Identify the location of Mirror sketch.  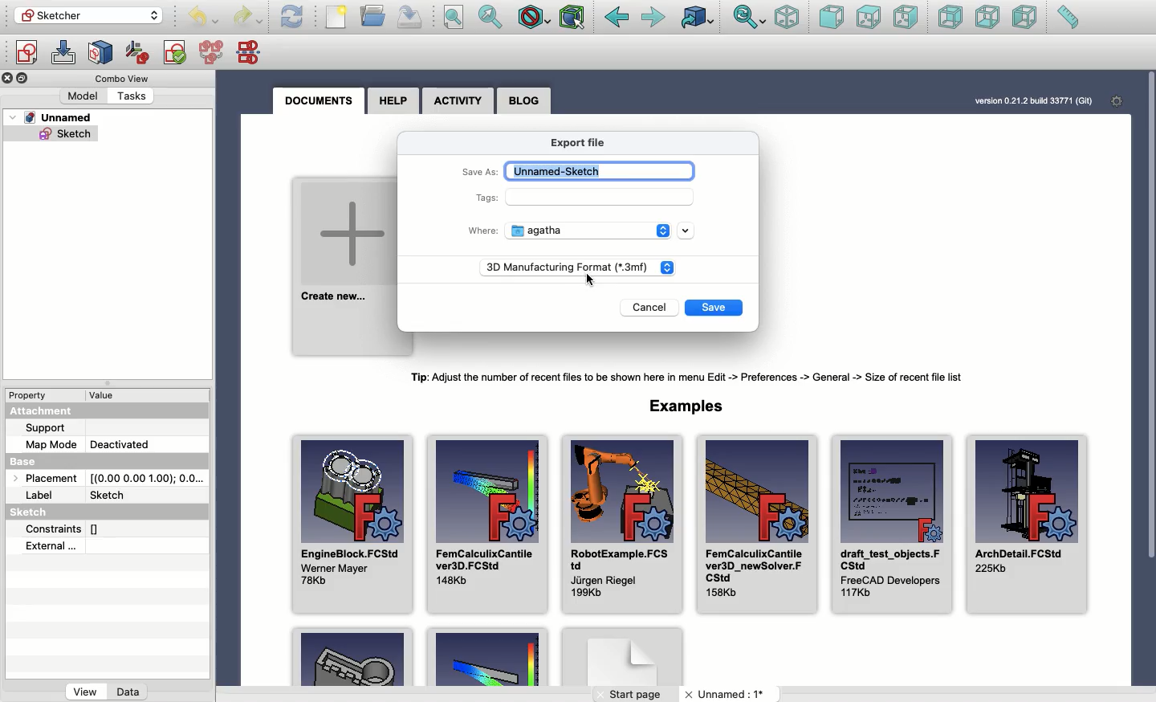
(251, 53).